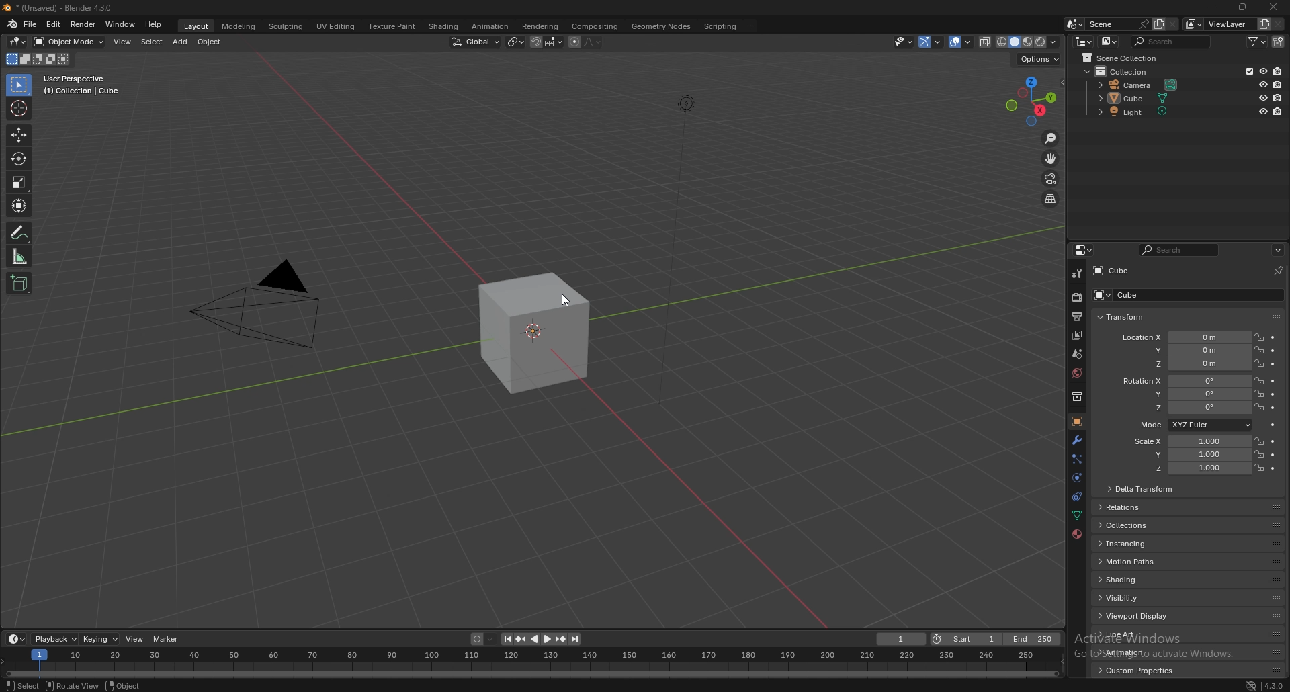 The width and height of the screenshot is (1290, 692). I want to click on perspective/orthographic projection, so click(1051, 199).